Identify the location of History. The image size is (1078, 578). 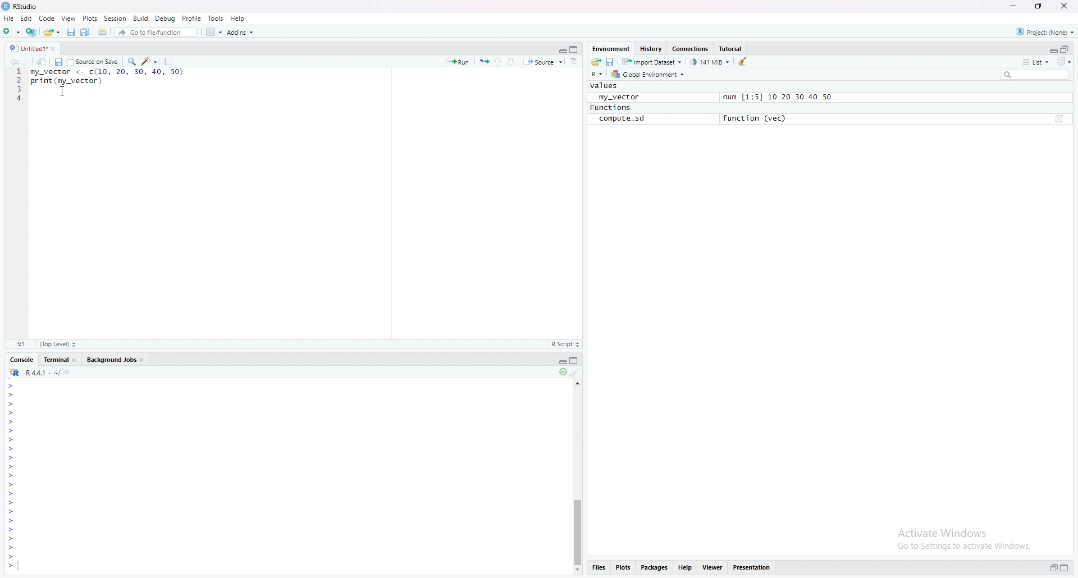
(650, 49).